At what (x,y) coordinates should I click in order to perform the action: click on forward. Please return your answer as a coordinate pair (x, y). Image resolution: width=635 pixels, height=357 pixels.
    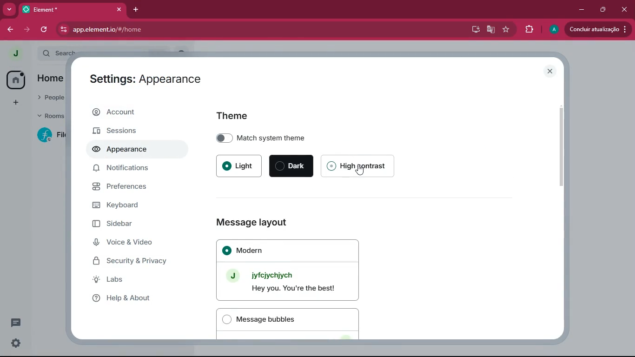
    Looking at the image, I should click on (26, 30).